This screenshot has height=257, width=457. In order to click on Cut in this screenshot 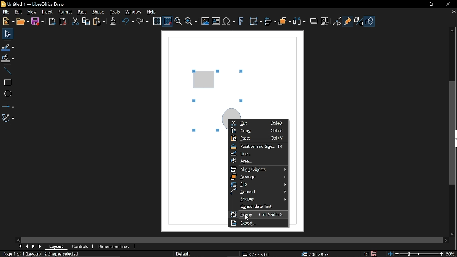, I will do `click(74, 21)`.